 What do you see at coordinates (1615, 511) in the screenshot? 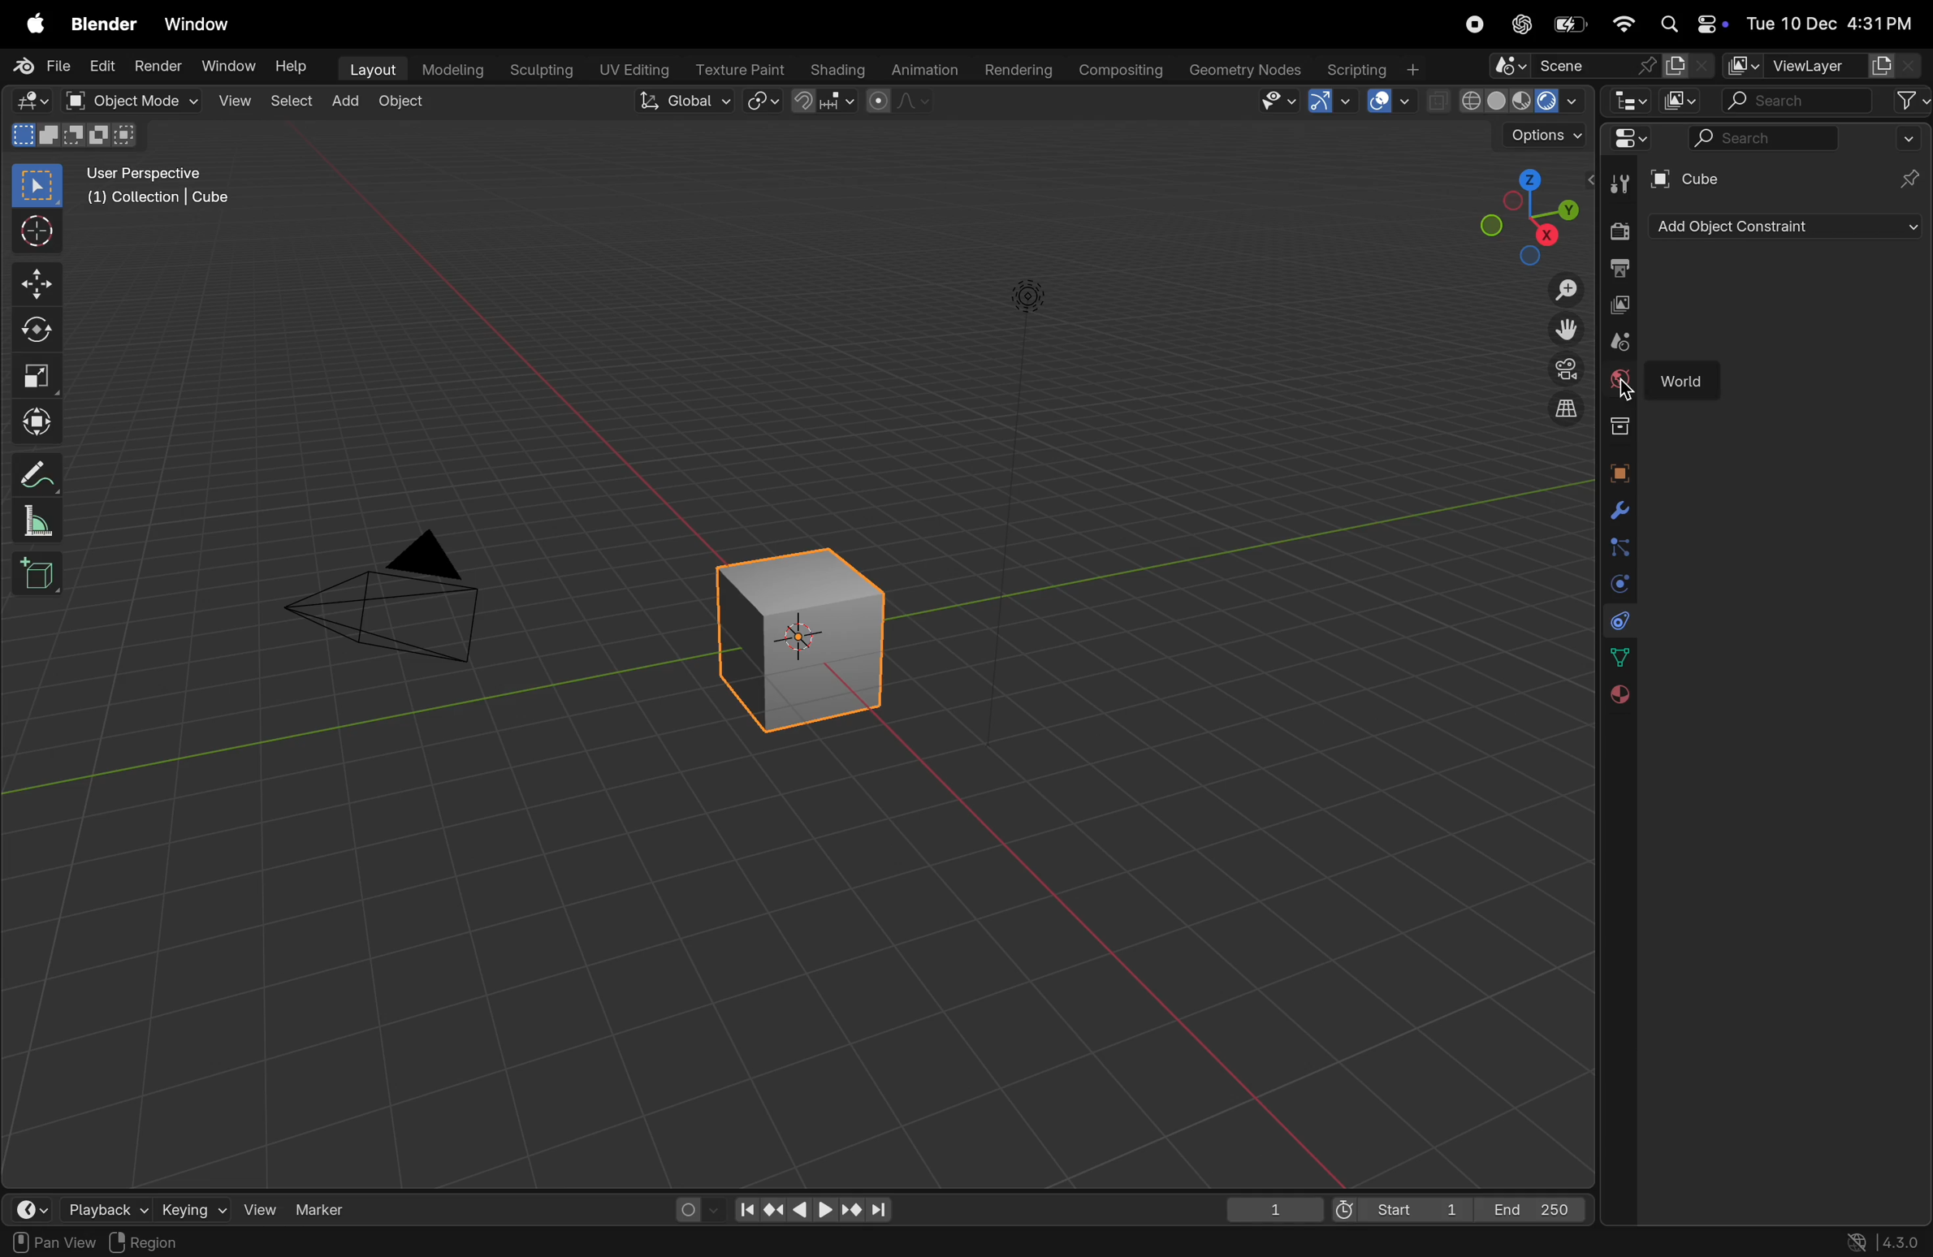
I see `modifiers` at bounding box center [1615, 511].